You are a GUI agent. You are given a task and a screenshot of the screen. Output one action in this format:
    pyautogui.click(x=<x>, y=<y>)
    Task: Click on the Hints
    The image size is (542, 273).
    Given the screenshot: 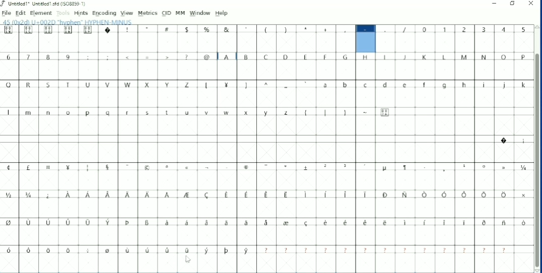 What is the action you would take?
    pyautogui.click(x=81, y=13)
    